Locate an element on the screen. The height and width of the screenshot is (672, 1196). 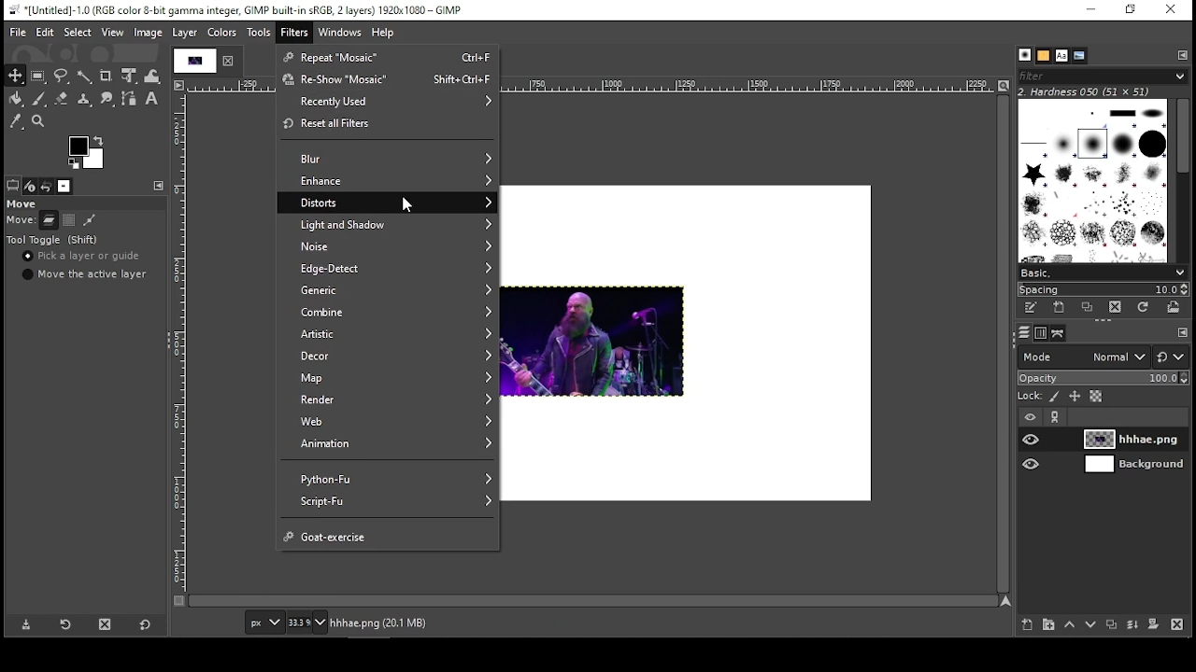
scroll bar is located at coordinates (1005, 343).